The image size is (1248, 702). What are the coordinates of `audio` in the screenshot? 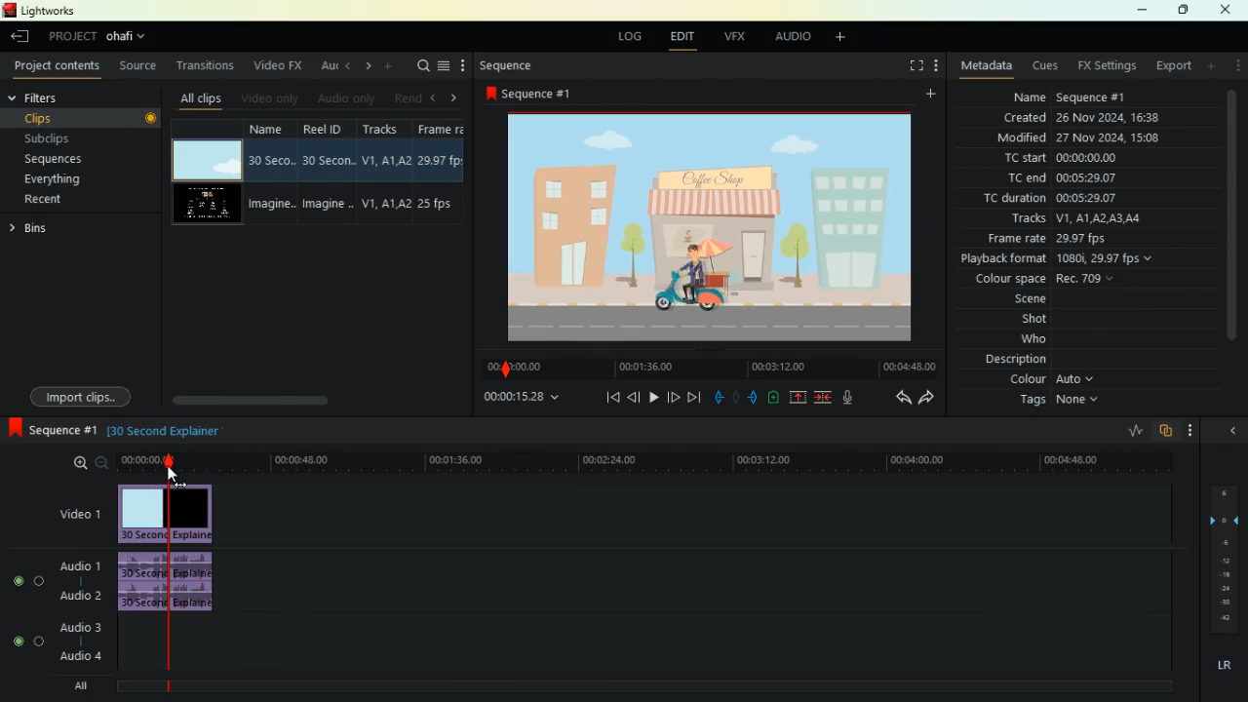 It's located at (171, 585).